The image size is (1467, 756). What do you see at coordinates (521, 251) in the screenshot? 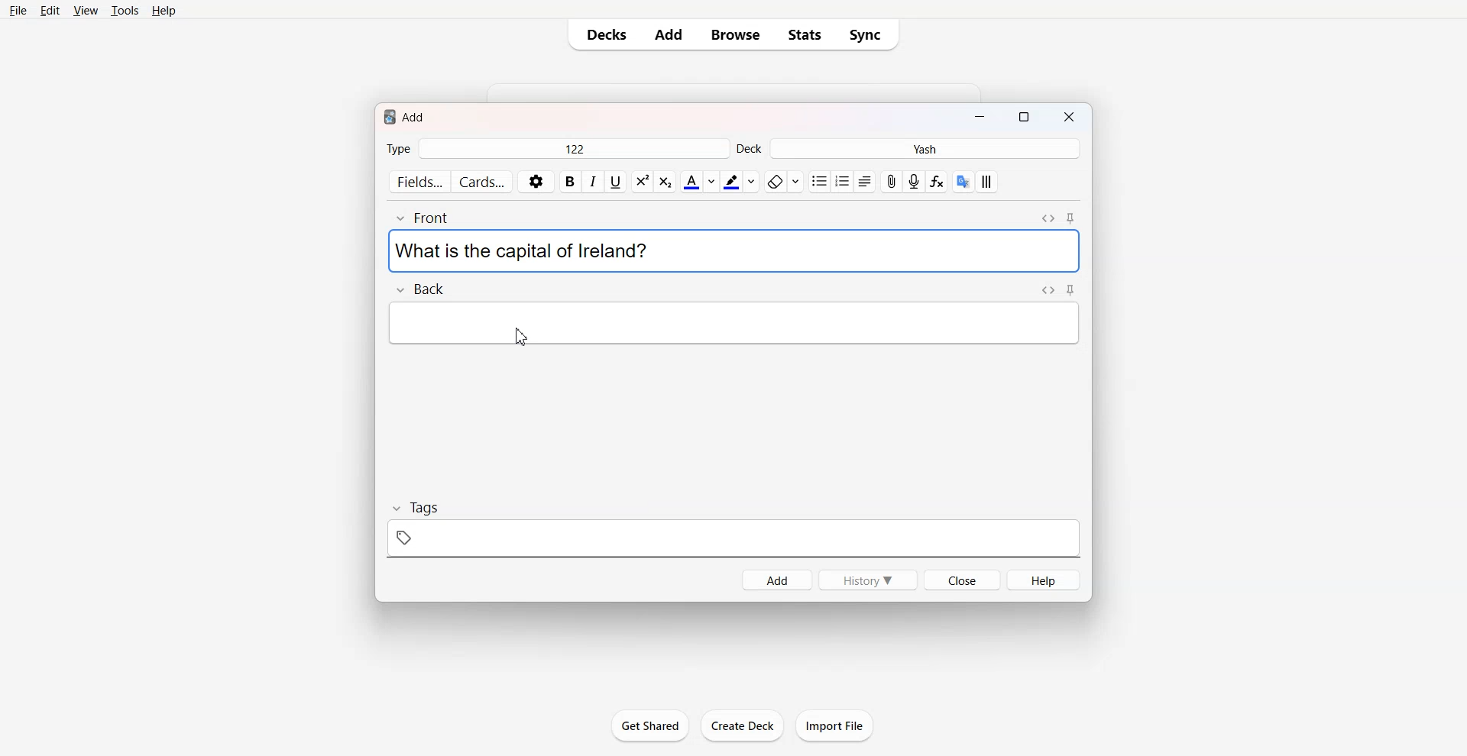
I see `Text` at bounding box center [521, 251].